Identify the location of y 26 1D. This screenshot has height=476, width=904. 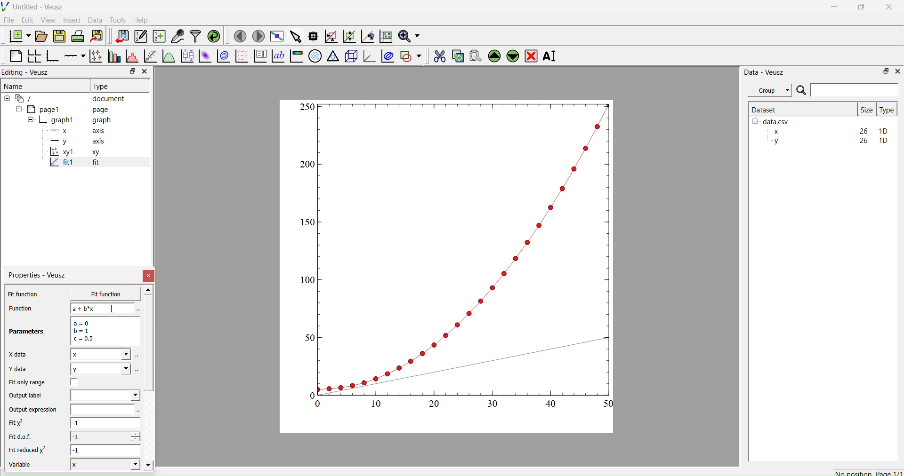
(828, 141).